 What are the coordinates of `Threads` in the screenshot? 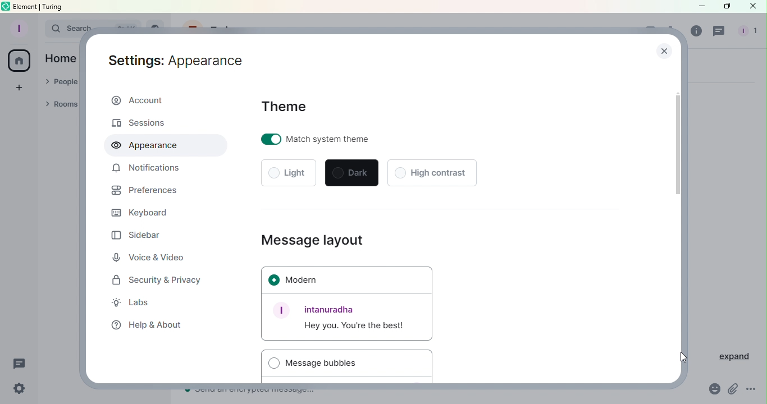 It's located at (20, 364).